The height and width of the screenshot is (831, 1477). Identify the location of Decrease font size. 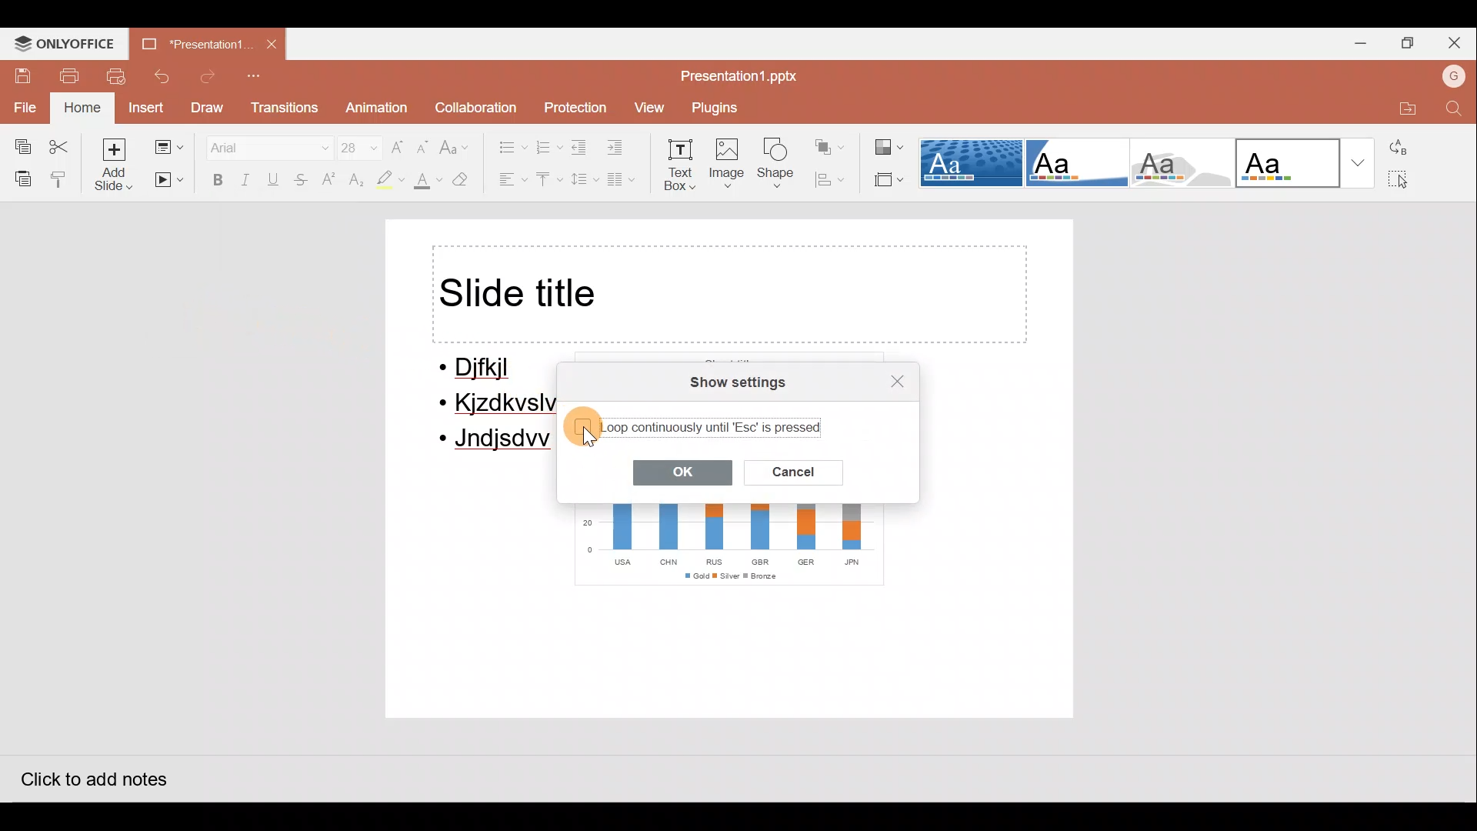
(422, 145).